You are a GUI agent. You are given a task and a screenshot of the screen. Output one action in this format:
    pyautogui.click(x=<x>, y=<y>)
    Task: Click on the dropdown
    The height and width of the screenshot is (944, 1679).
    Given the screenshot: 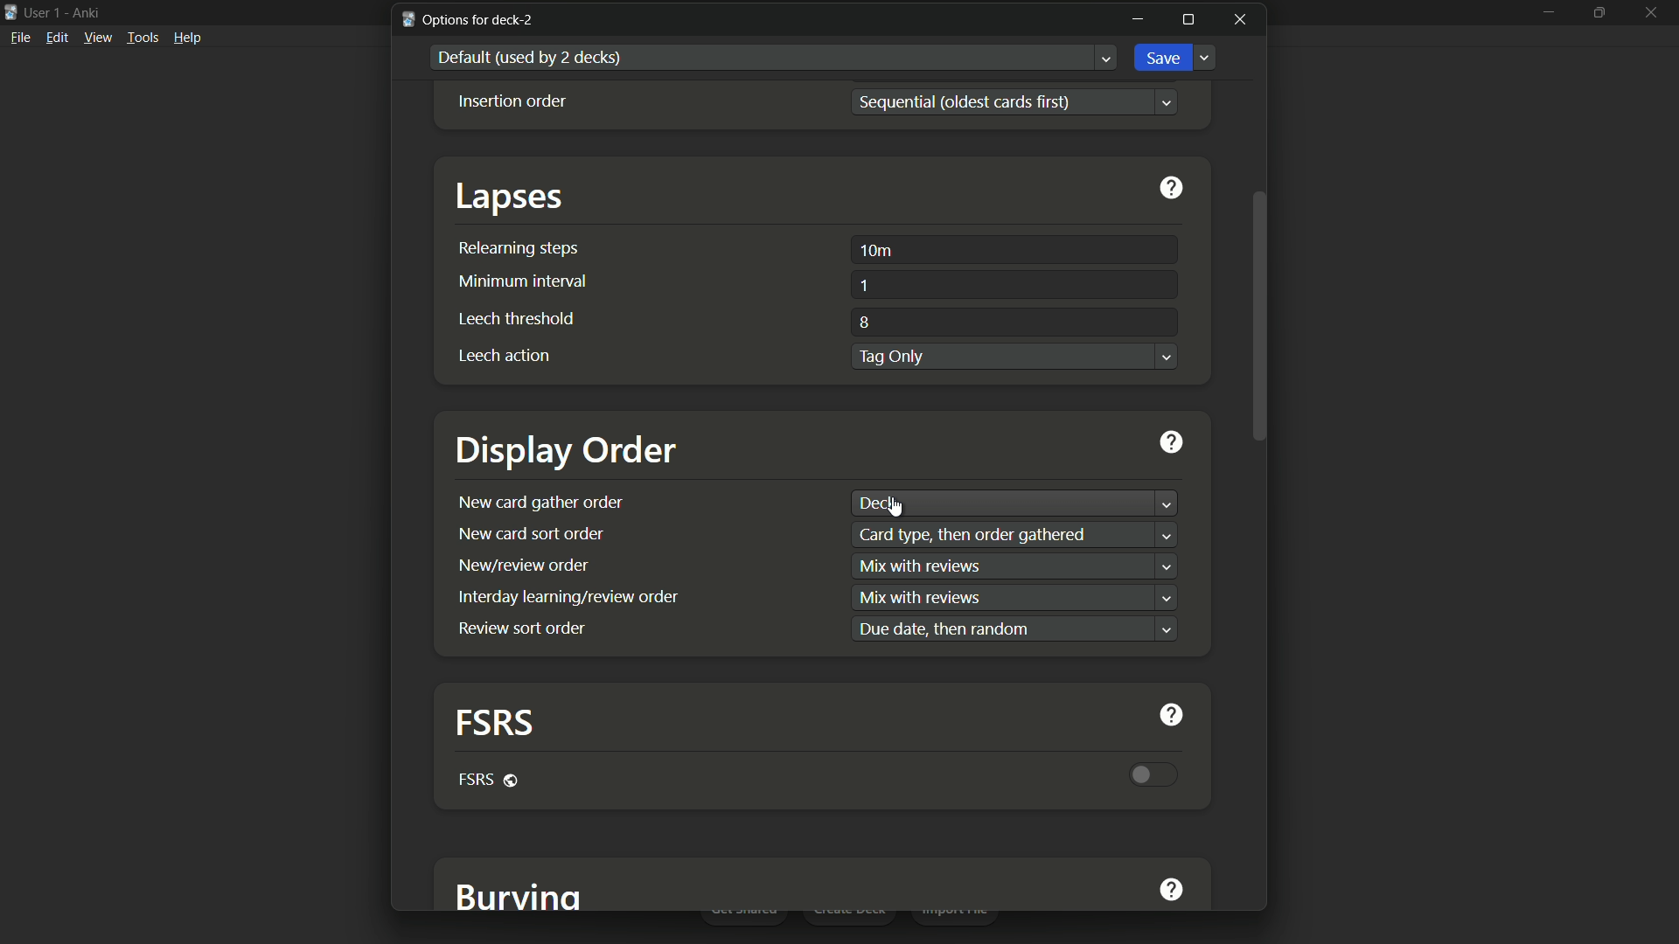 What is the action you would take?
    pyautogui.click(x=1166, y=537)
    